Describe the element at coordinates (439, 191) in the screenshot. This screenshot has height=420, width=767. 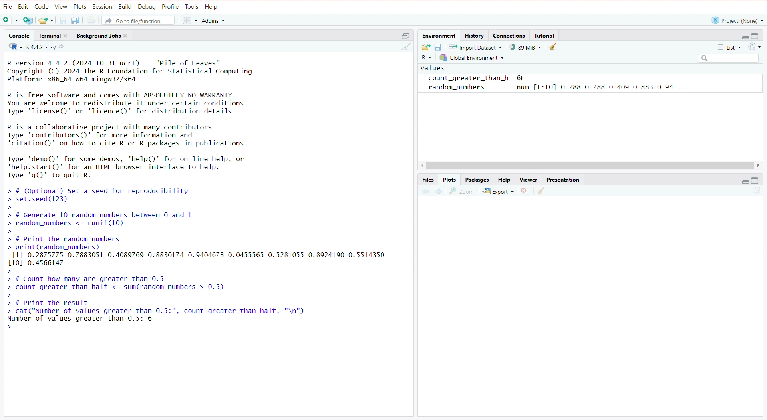
I see `Next Plot` at that location.